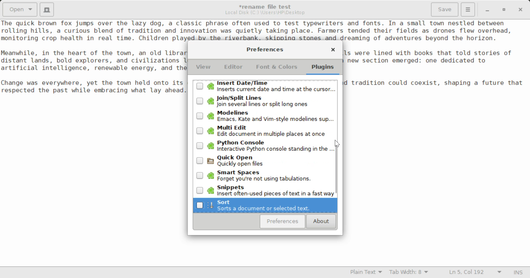 Image resolution: width=530 pixels, height=278 pixels. I want to click on Cursor Position, so click(337, 144).